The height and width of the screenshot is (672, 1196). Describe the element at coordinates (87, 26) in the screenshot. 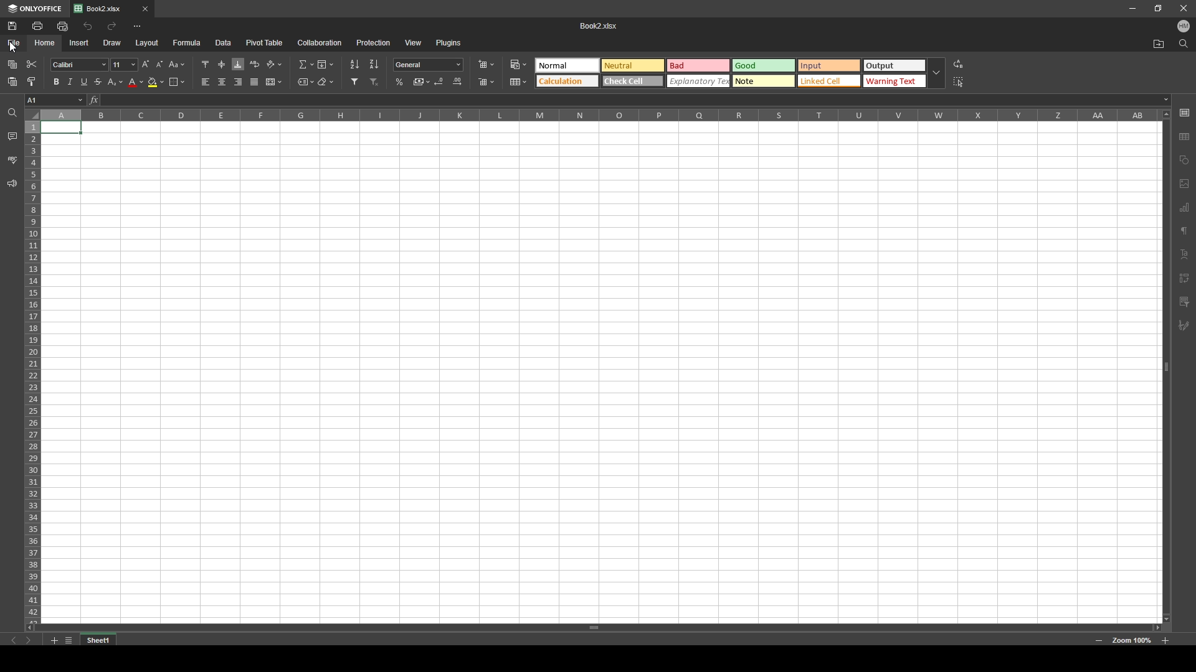

I see `undo` at that location.